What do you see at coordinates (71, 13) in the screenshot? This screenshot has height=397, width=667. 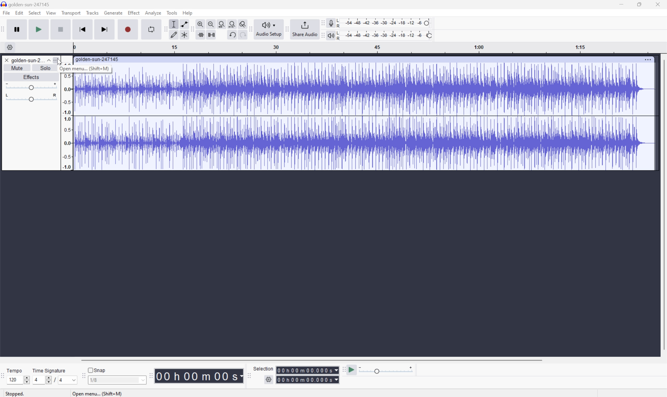 I see `Transport` at bounding box center [71, 13].